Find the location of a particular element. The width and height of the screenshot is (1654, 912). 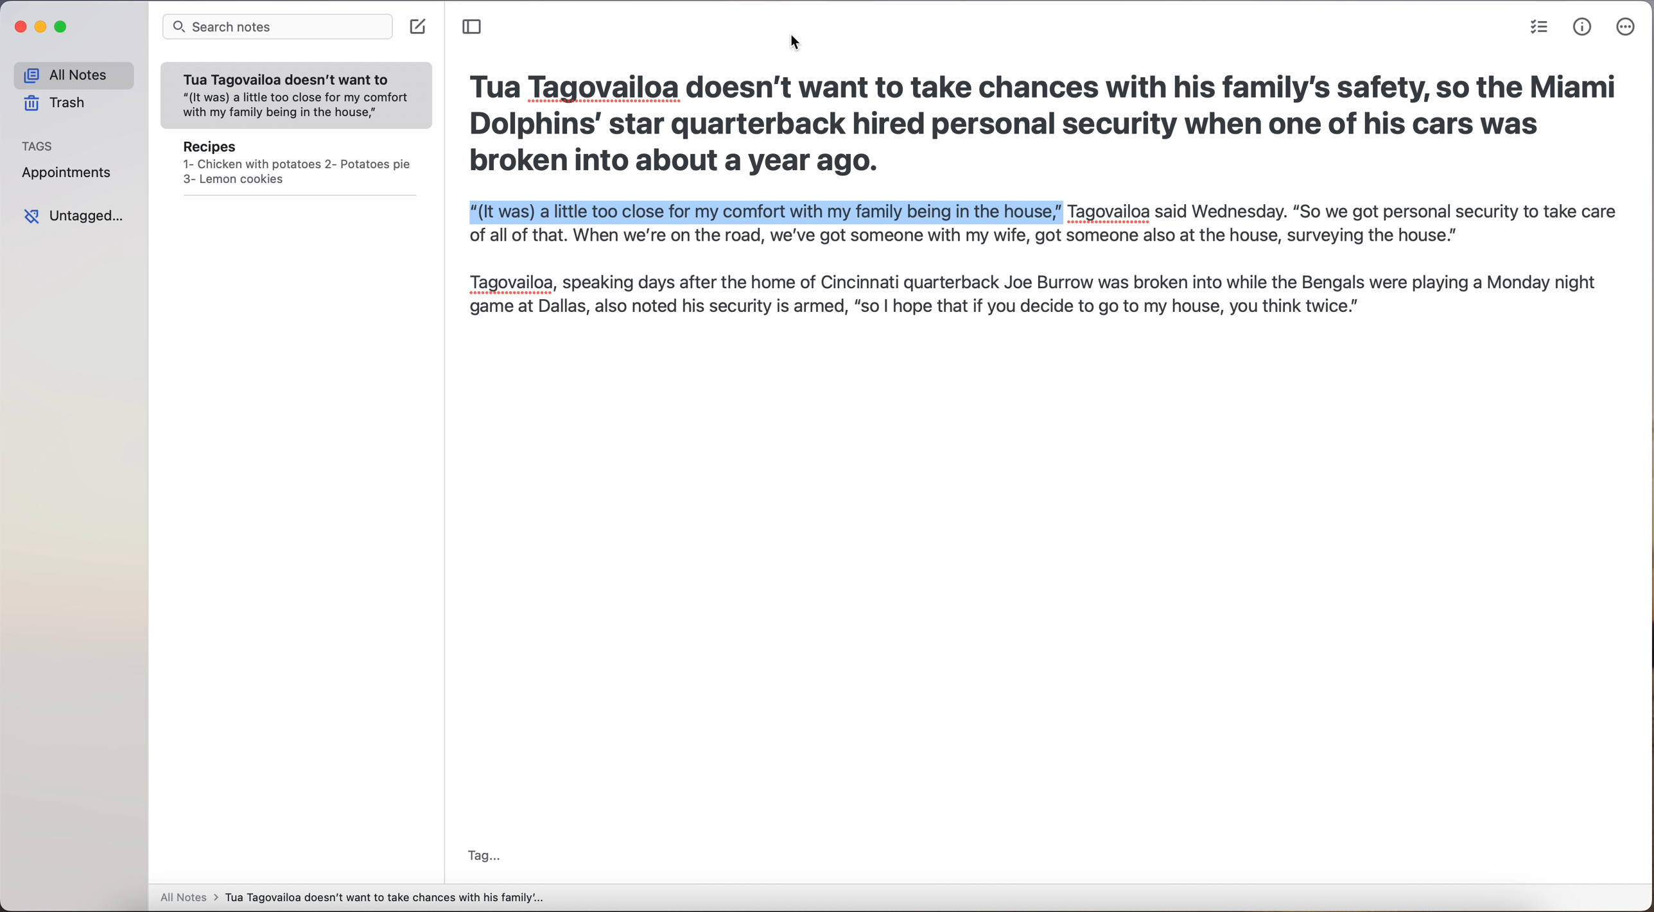

more options is located at coordinates (1627, 27).